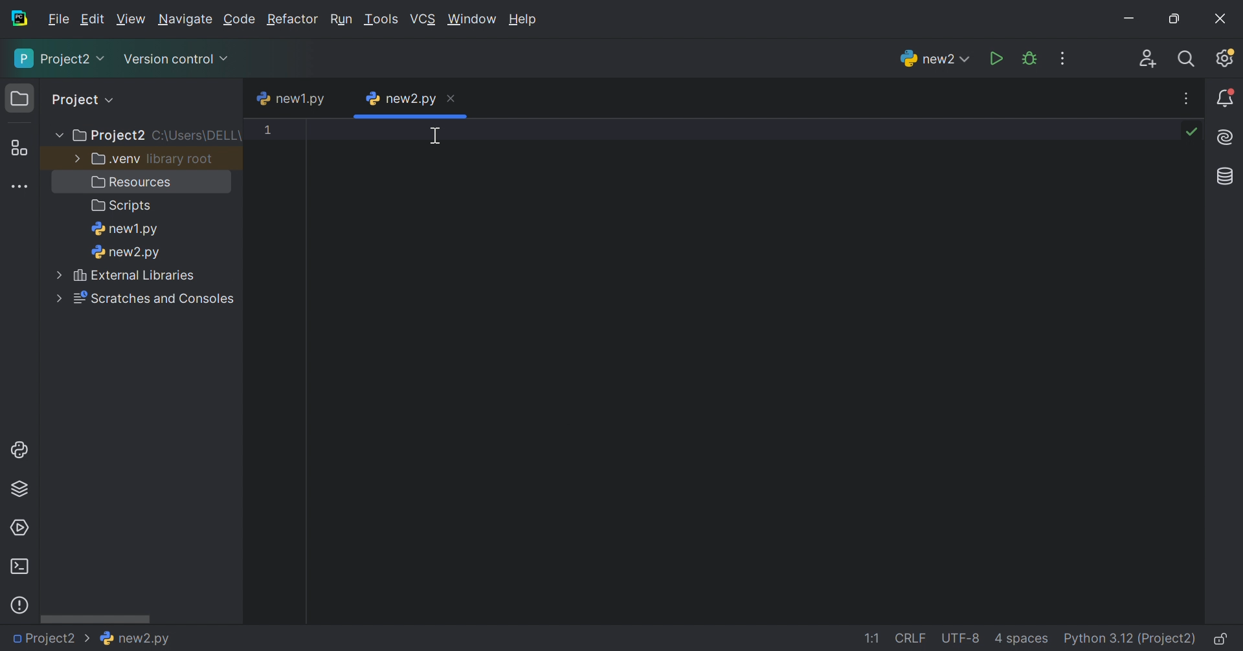  I want to click on External Libraries, so click(134, 276).